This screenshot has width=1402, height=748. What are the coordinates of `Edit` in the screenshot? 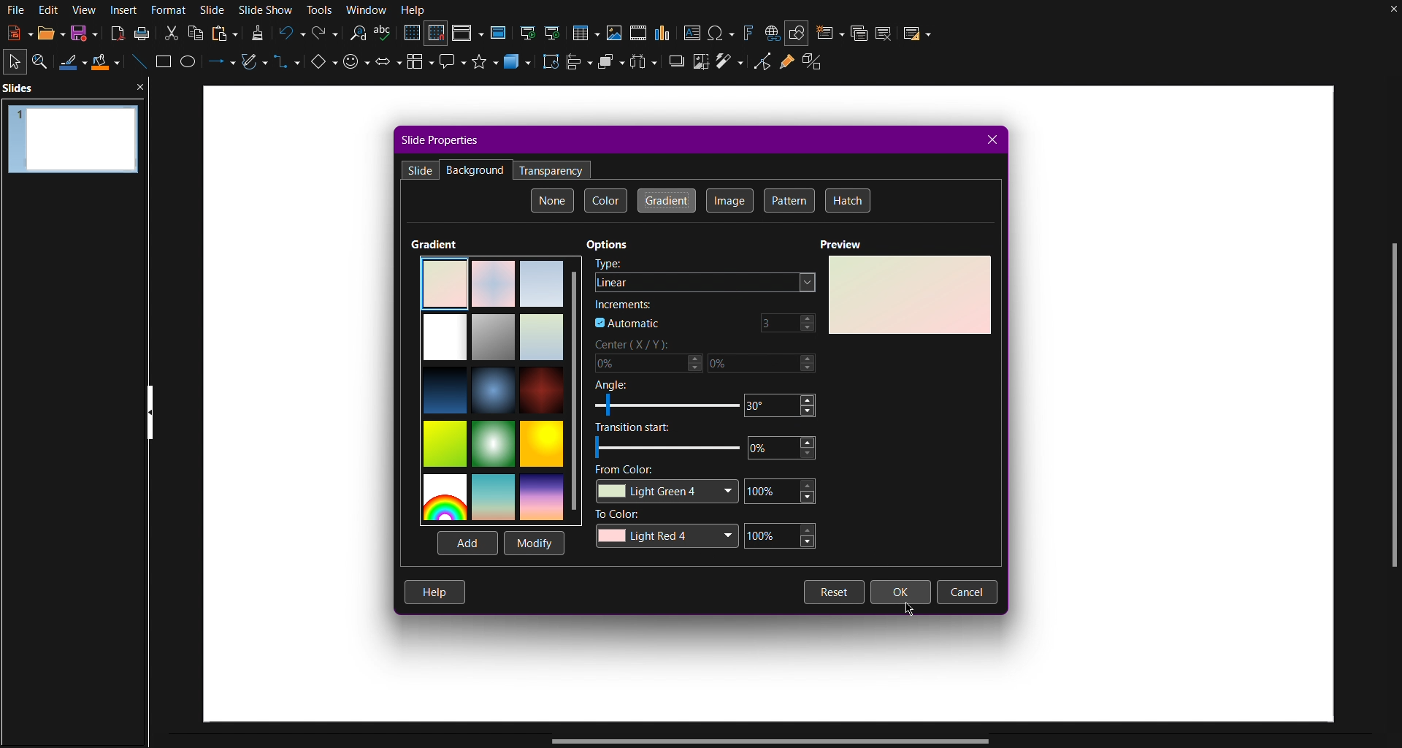 It's located at (49, 10).